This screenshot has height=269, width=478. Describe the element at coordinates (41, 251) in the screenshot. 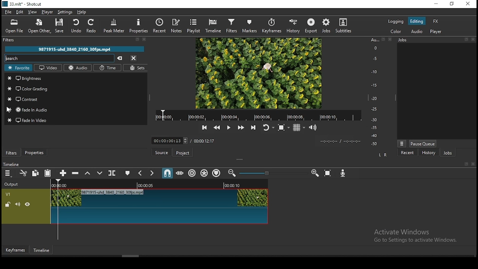

I see `timeline` at that location.